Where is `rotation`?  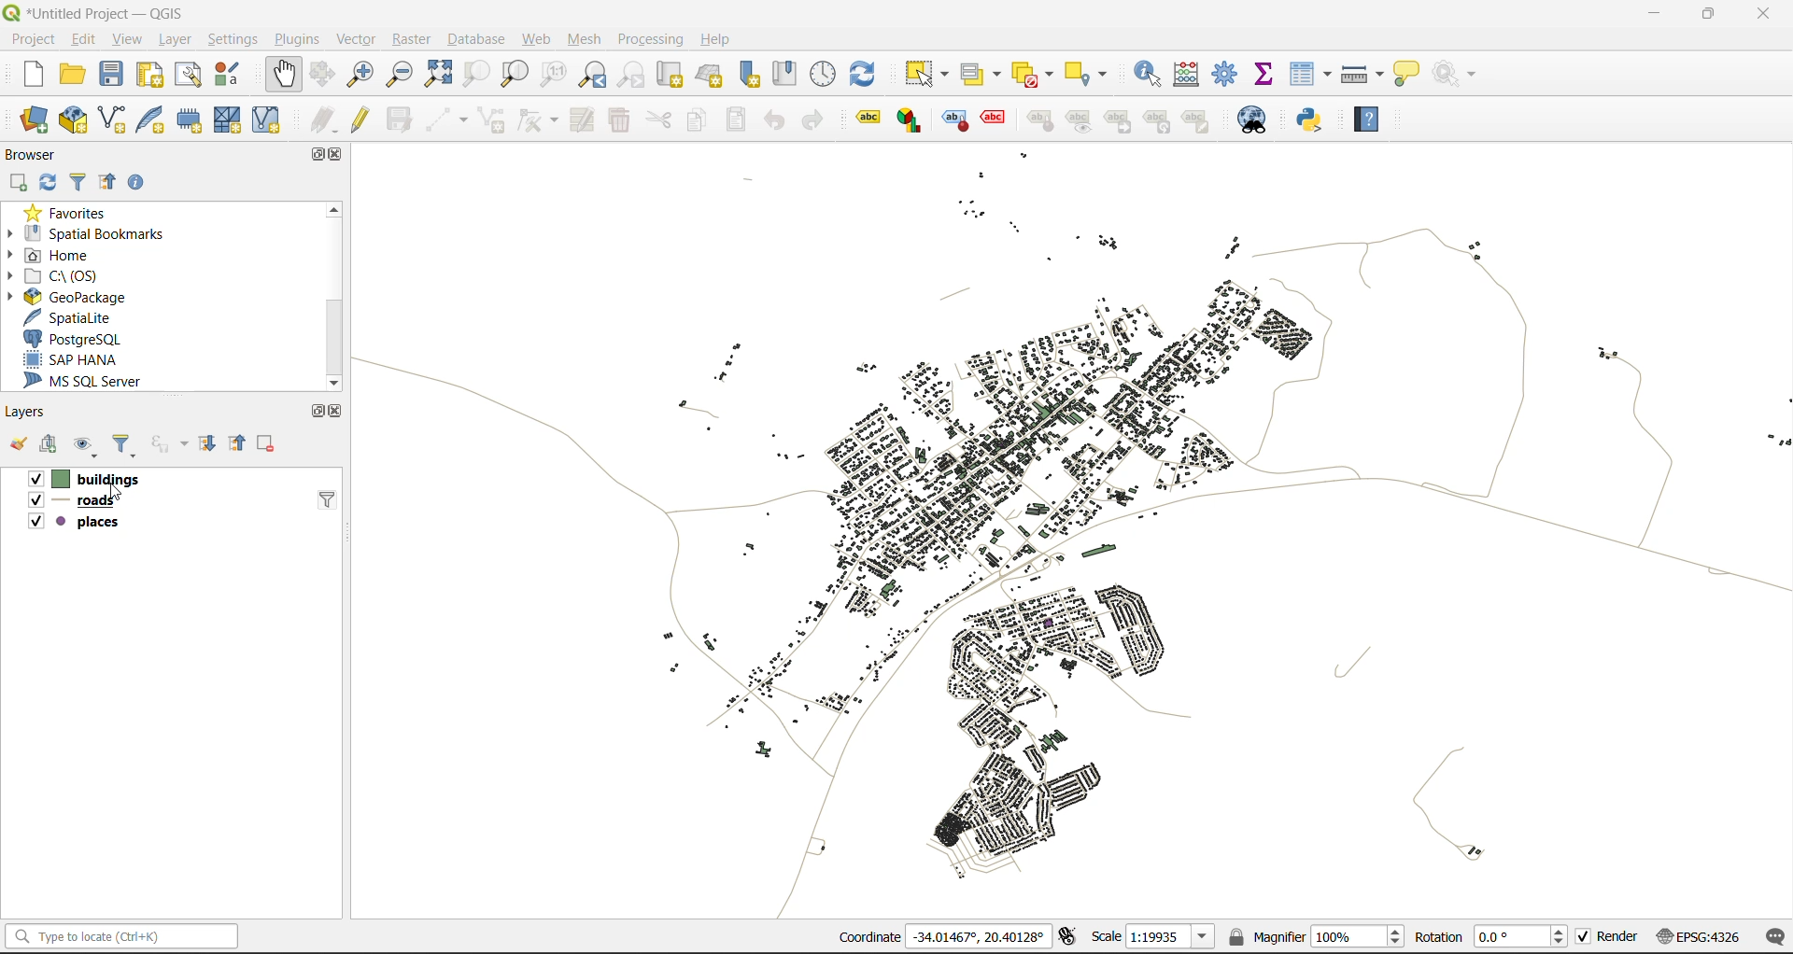 rotation is located at coordinates (1491, 937).